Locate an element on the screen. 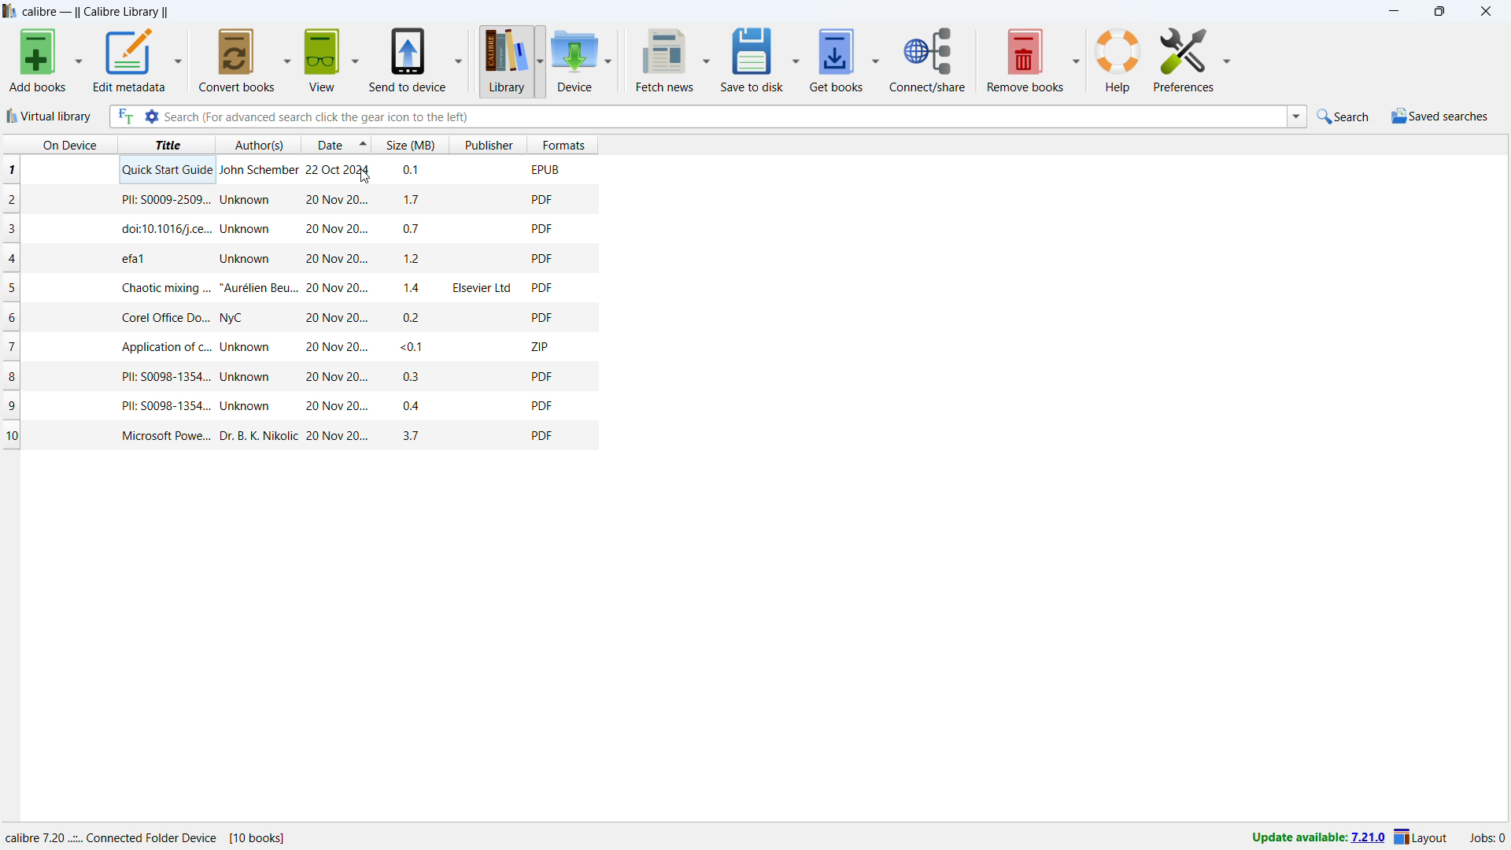  layout is located at coordinates (1421, 838).